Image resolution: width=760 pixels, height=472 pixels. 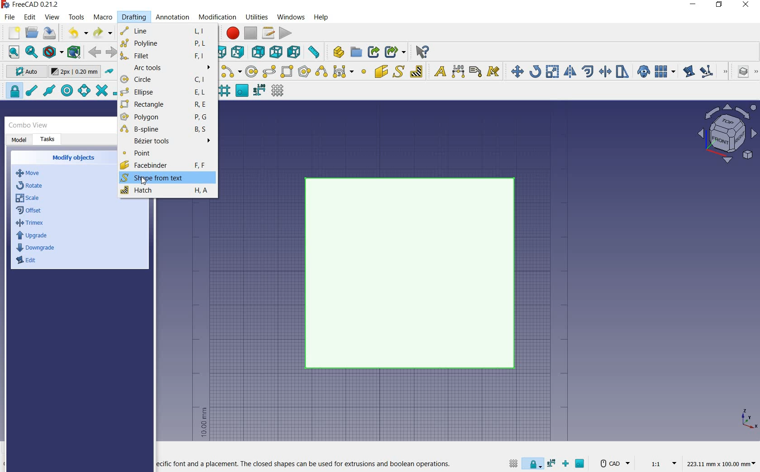 I want to click on hatch, so click(x=166, y=191).